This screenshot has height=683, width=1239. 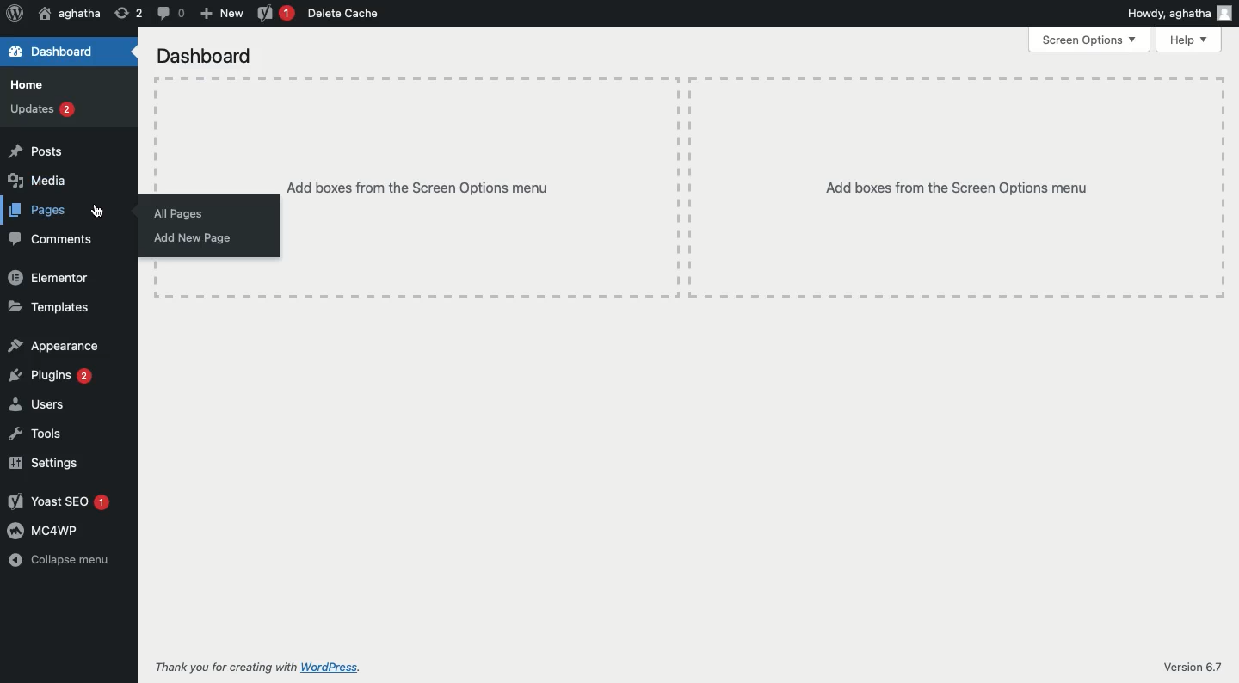 I want to click on Yoast, so click(x=57, y=501).